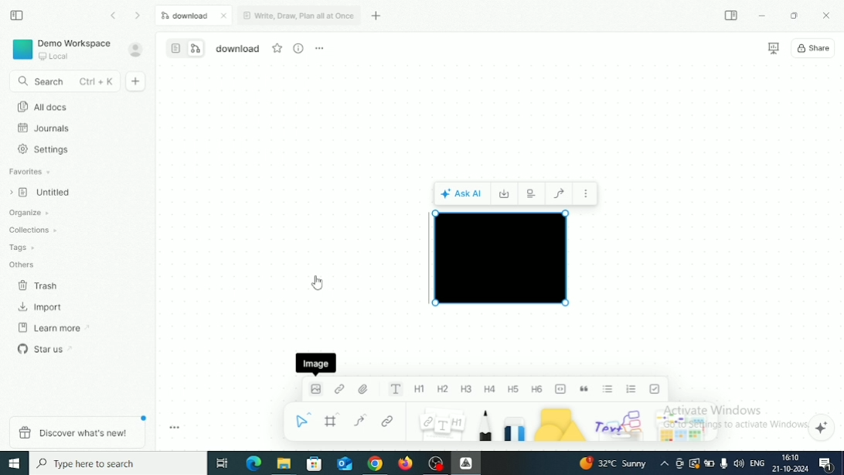 Image resolution: width=844 pixels, height=475 pixels. What do you see at coordinates (41, 307) in the screenshot?
I see `Import` at bounding box center [41, 307].